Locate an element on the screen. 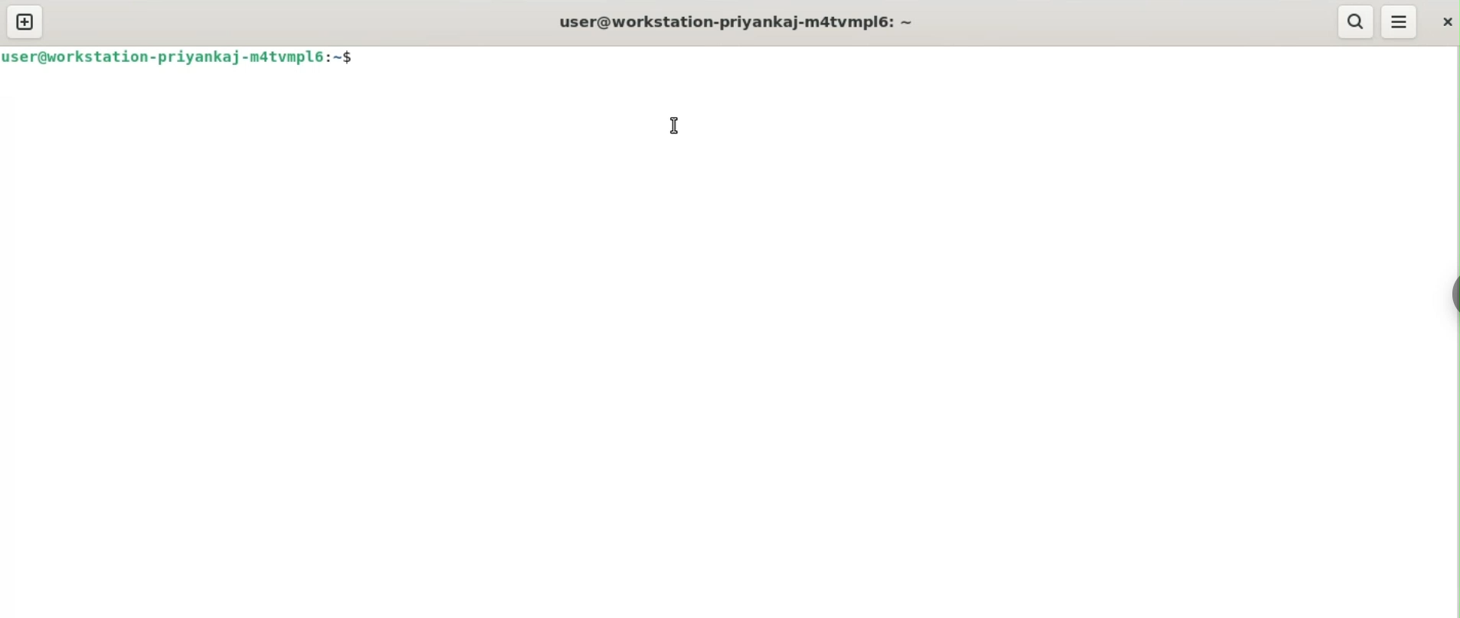 Image resolution: width=1460 pixels, height=618 pixels. menu is located at coordinates (1400, 22).